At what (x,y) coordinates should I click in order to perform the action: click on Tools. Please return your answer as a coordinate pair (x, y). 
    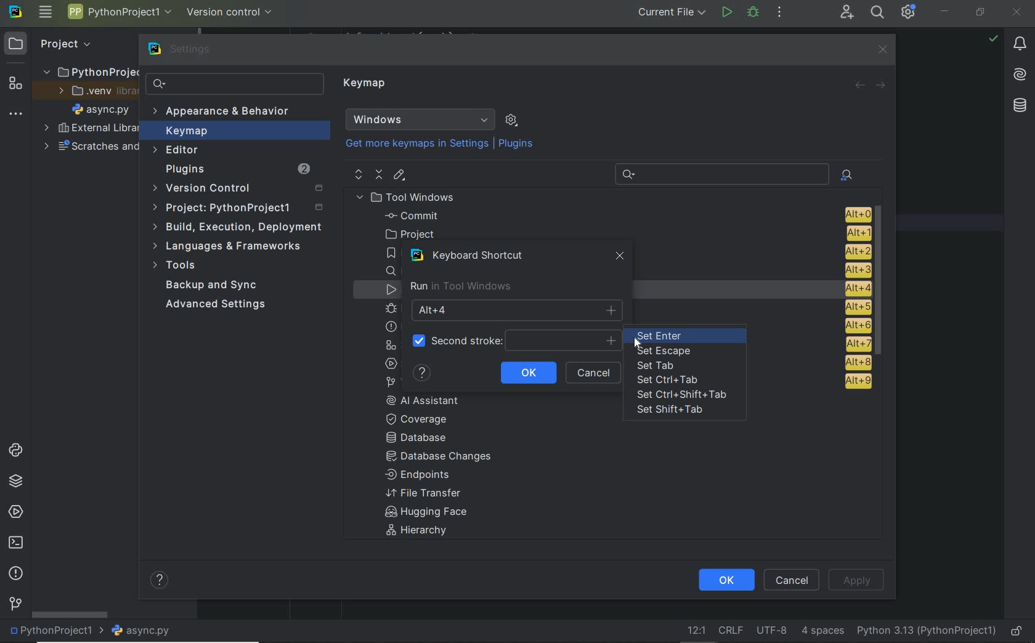
    Looking at the image, I should click on (177, 267).